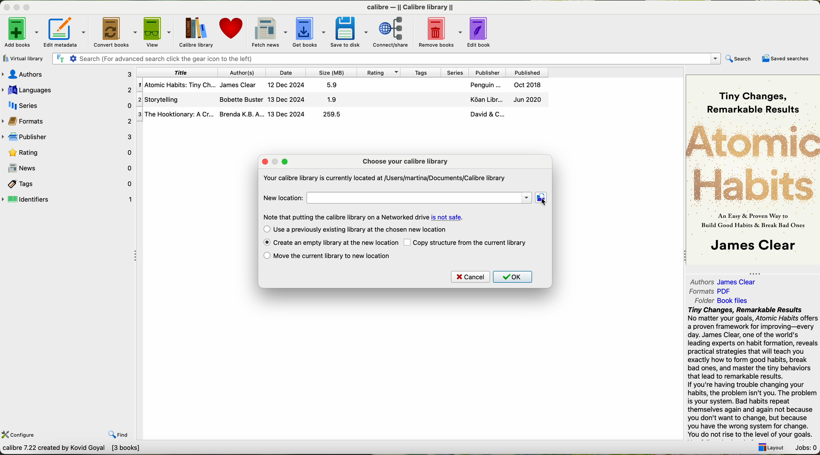 The image size is (820, 455). Describe the element at coordinates (342, 115) in the screenshot. I see `Third Book The Hooktionary` at that location.